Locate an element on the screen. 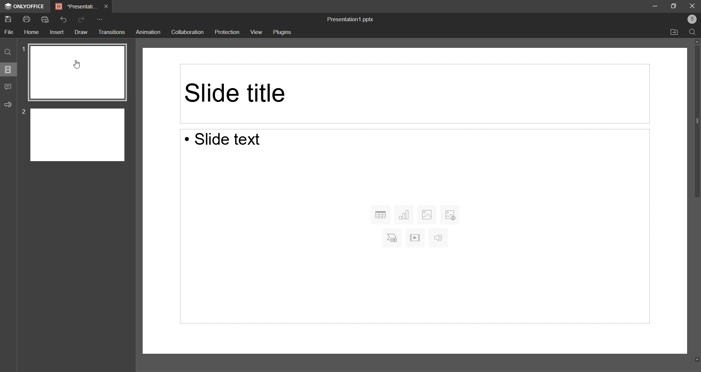 The height and width of the screenshot is (372, 701). Customize Quick Path is located at coordinates (98, 20).